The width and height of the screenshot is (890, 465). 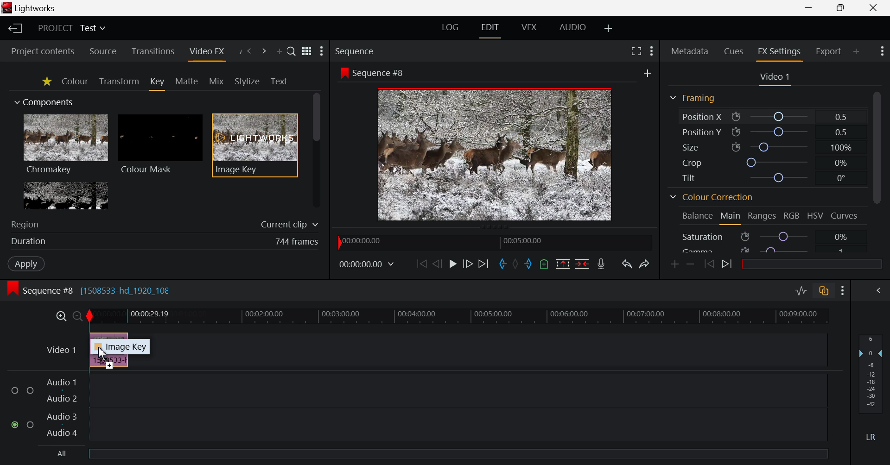 I want to click on icon, so click(x=736, y=148).